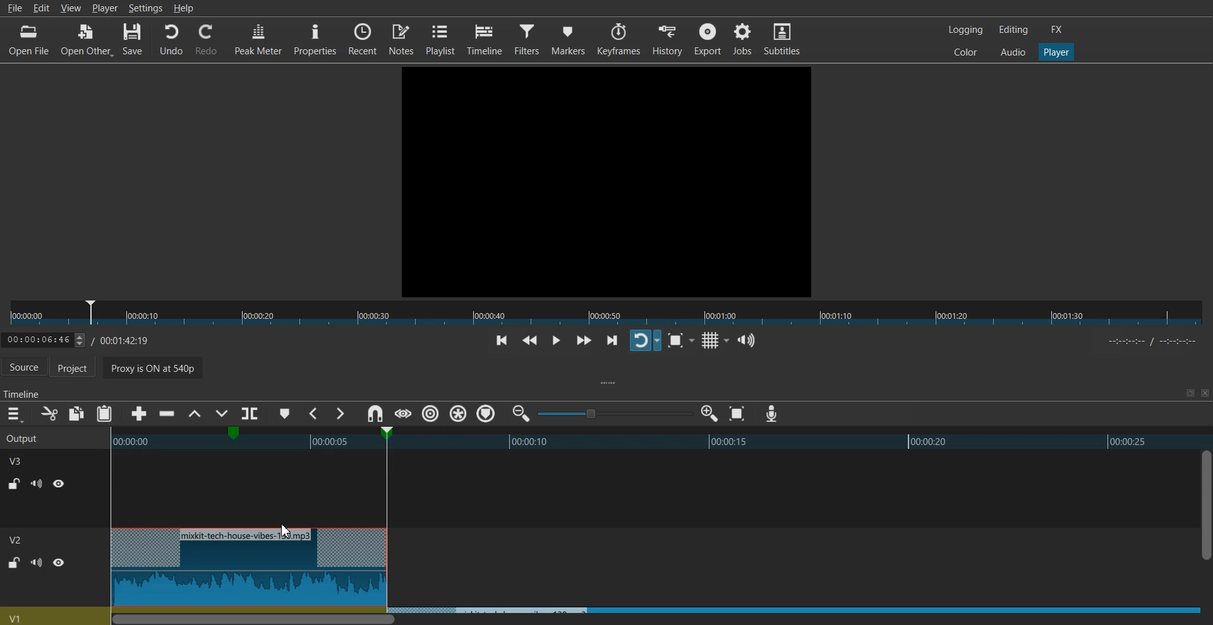  Describe the element at coordinates (668, 39) in the screenshot. I see `History` at that location.